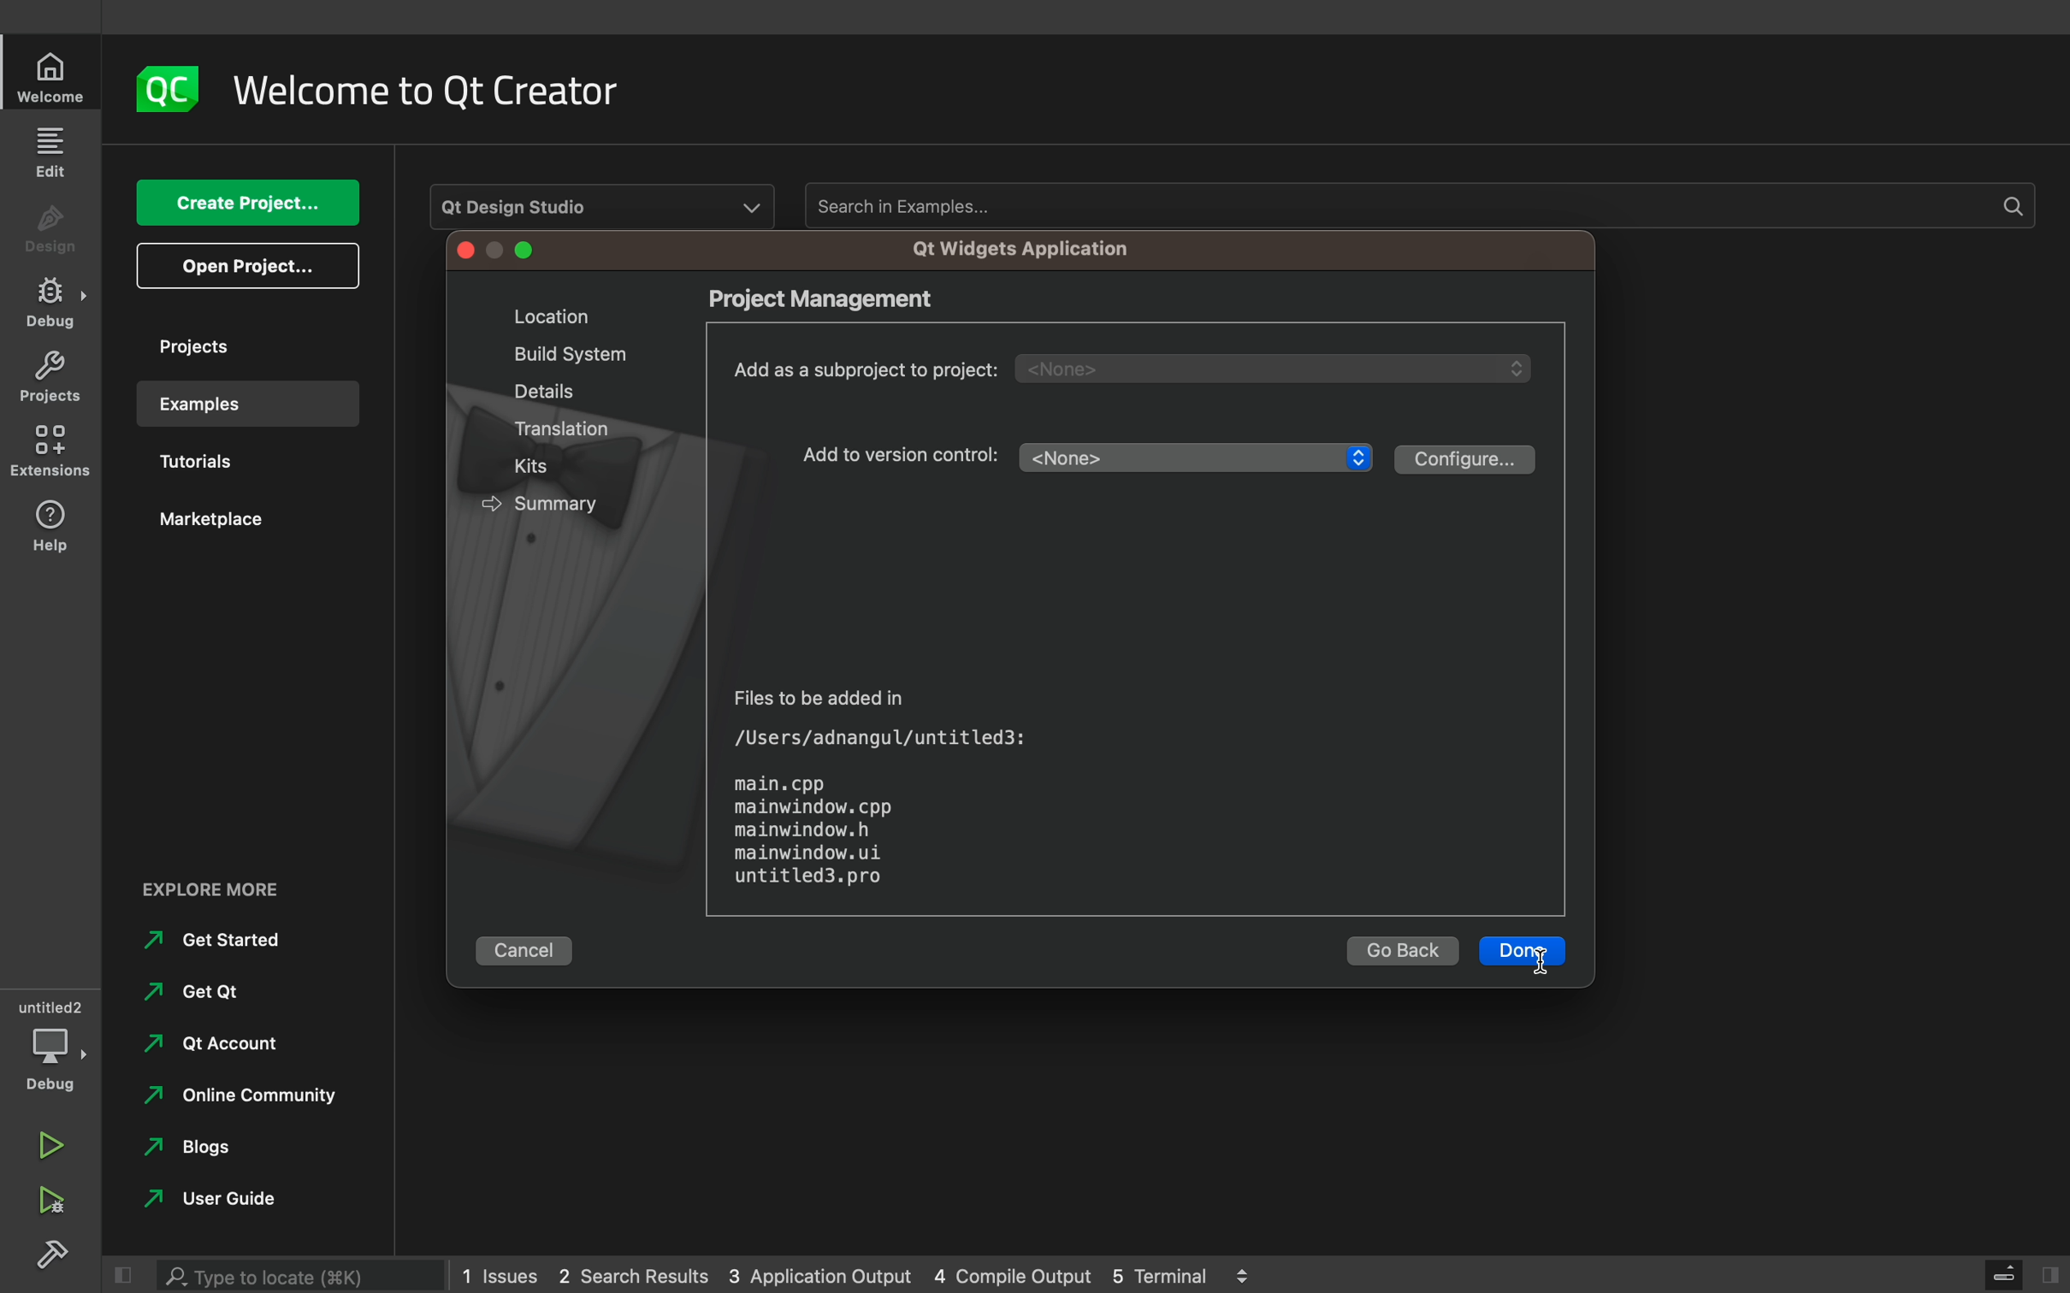 This screenshot has height=1293, width=2070. What do you see at coordinates (538, 501) in the screenshot?
I see `summary tab` at bounding box center [538, 501].